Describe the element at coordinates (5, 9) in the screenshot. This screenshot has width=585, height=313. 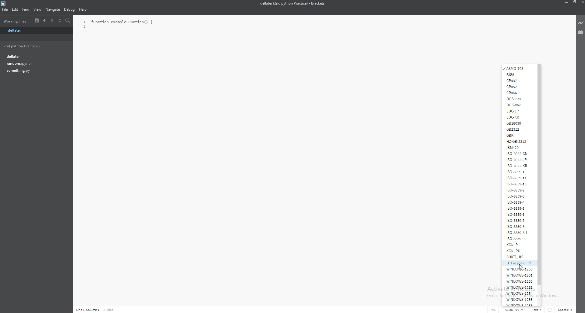
I see `file` at that location.